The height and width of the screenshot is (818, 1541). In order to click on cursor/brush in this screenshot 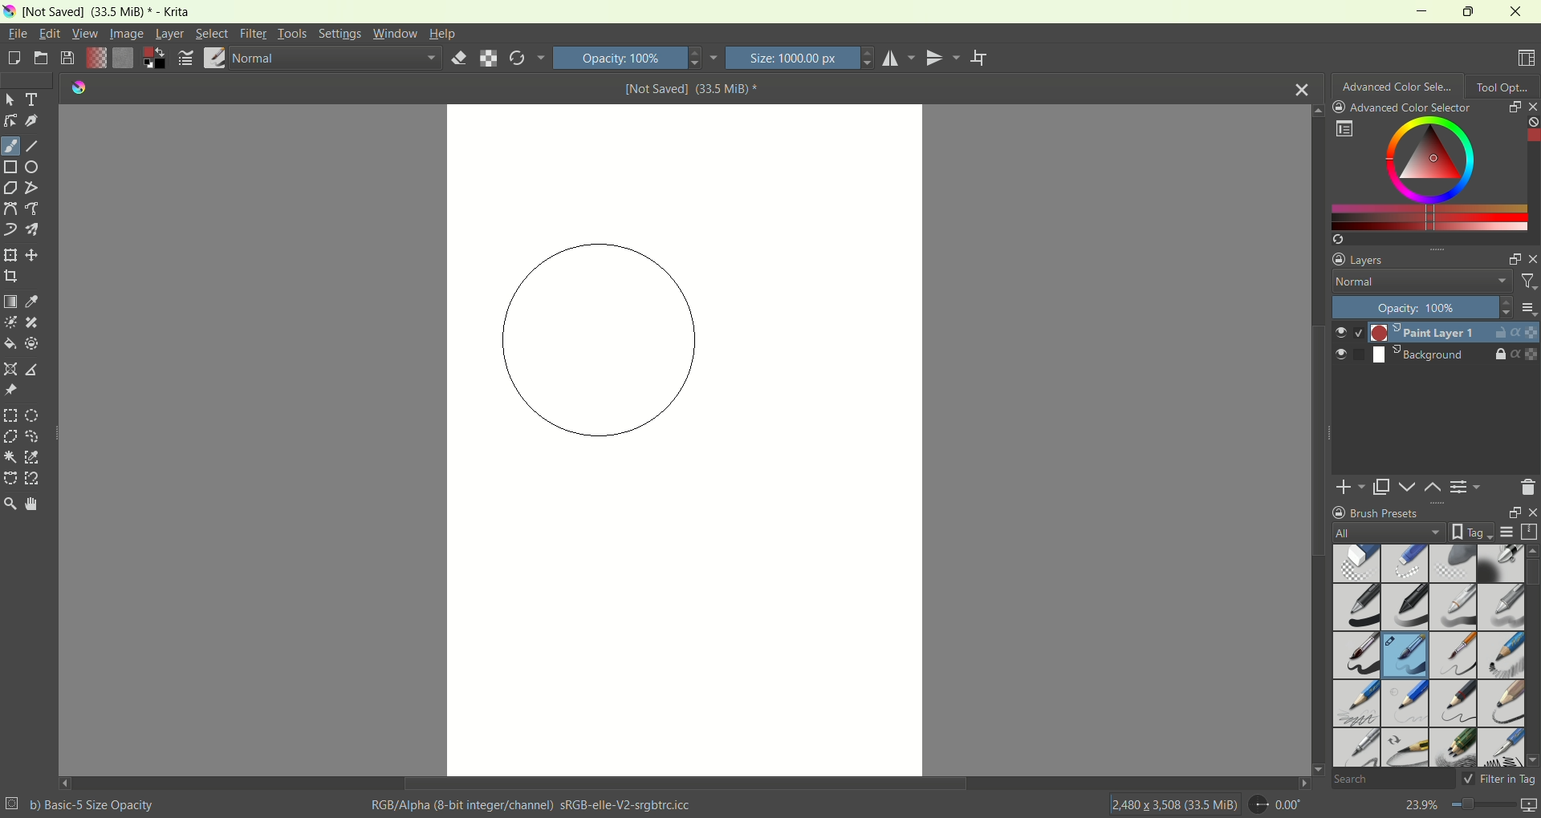, I will do `click(604, 334)`.